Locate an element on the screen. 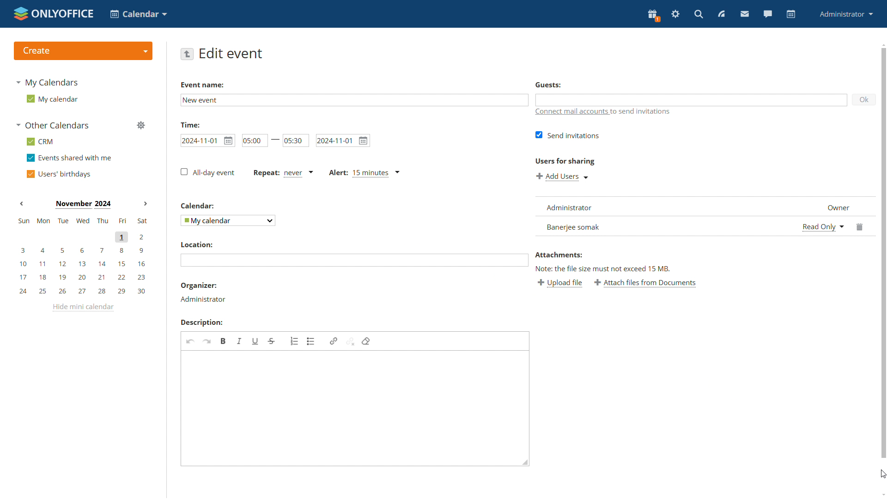 The height and width of the screenshot is (499, 887). undo is located at coordinates (191, 342).